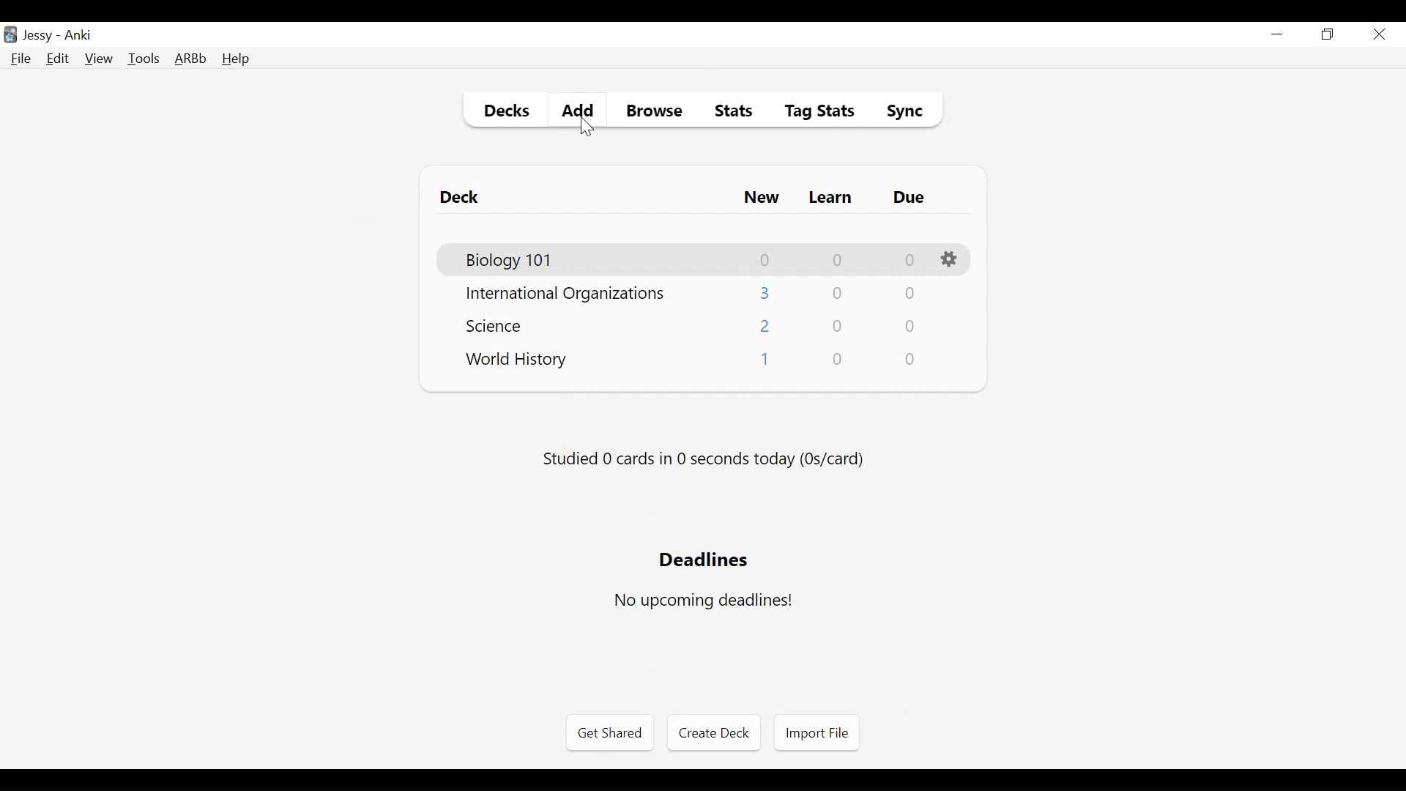 The width and height of the screenshot is (1406, 791). I want to click on Tag Stats, so click(811, 113).